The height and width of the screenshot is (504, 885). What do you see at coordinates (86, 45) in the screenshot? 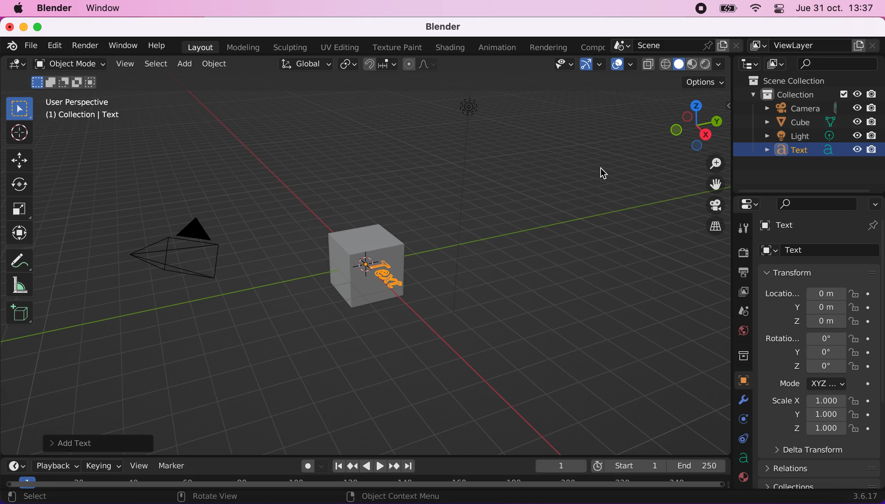
I see `render` at bounding box center [86, 45].